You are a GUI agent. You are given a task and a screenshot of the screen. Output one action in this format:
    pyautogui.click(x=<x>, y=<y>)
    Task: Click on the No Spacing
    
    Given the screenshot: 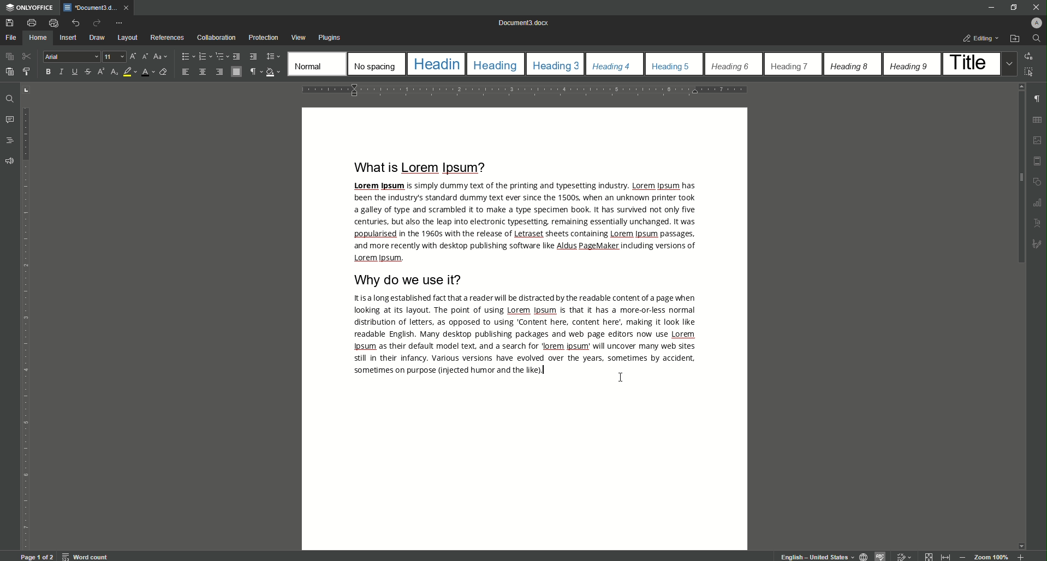 What is the action you would take?
    pyautogui.click(x=376, y=64)
    